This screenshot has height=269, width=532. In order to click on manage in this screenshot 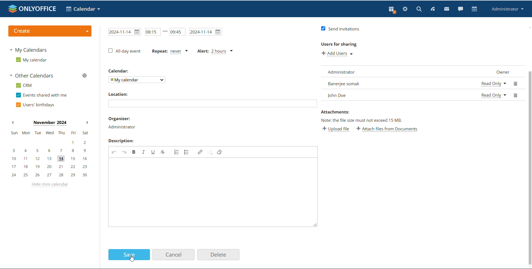, I will do `click(85, 76)`.